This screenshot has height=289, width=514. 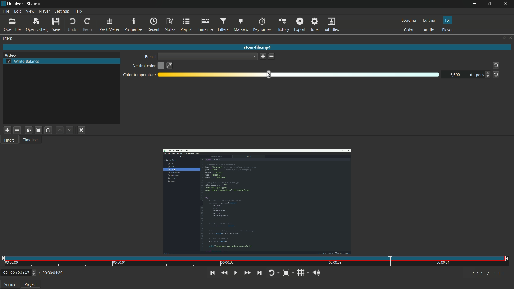 I want to click on pick color on the screen, so click(x=170, y=66).